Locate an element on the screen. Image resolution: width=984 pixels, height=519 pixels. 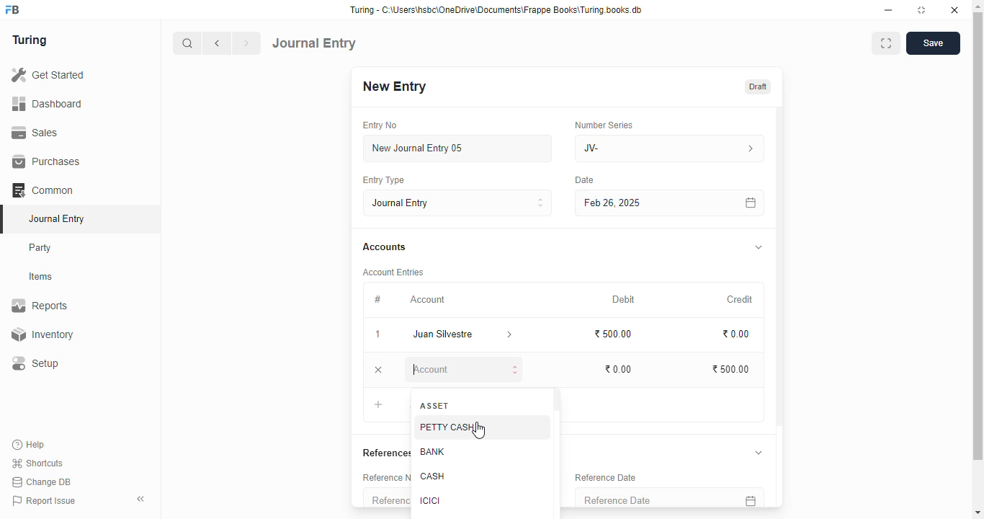
calendar icon is located at coordinates (752, 203).